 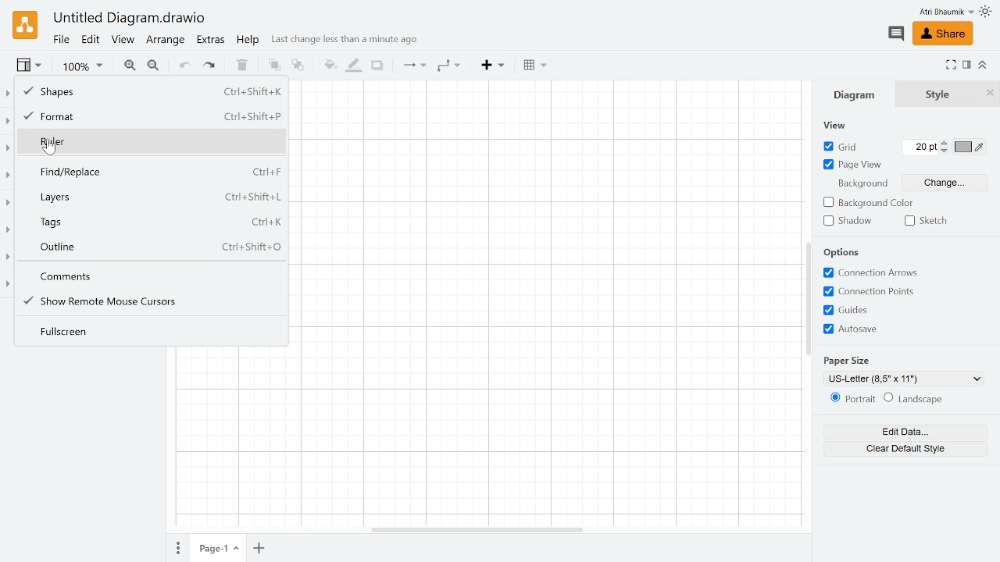 What do you see at coordinates (448, 66) in the screenshot?
I see `Waypoints` at bounding box center [448, 66].